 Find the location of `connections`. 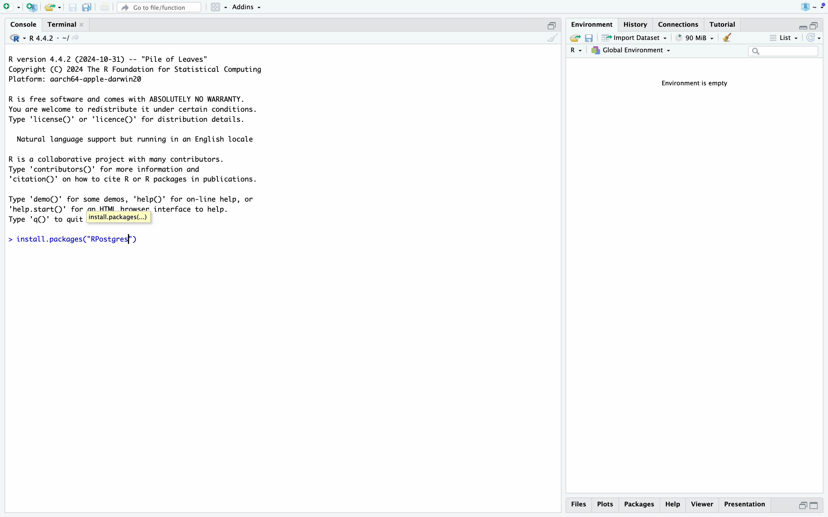

connections is located at coordinates (680, 24).